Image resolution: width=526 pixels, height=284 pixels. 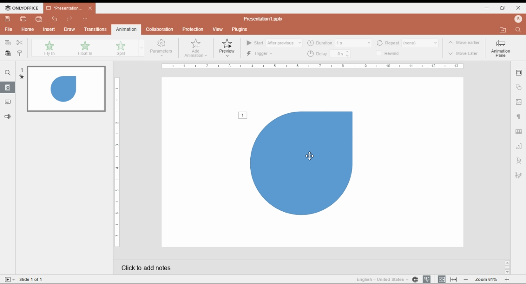 I want to click on fit to width, so click(x=454, y=279).